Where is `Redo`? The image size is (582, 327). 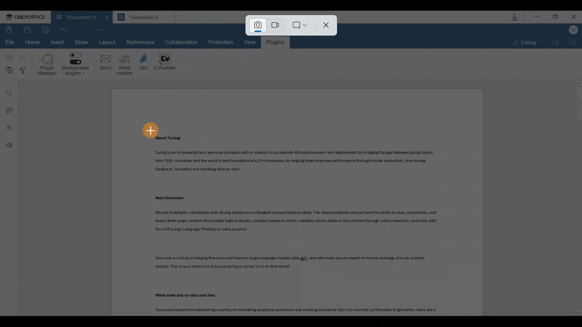 Redo is located at coordinates (65, 29).